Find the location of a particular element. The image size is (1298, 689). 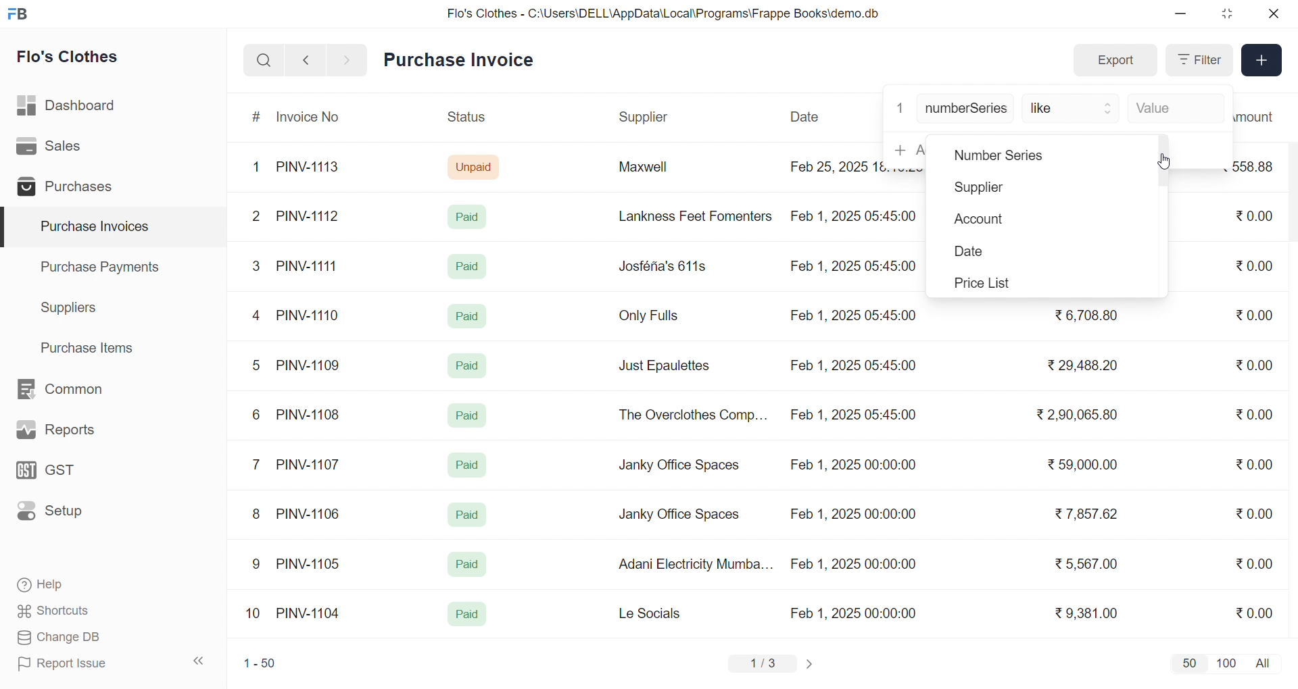

collapse sidebar is located at coordinates (199, 661).